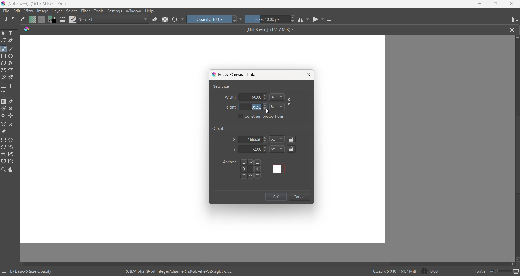 Image resolution: width=520 pixels, height=276 pixels. I want to click on constant proportions checkbox, so click(241, 117).